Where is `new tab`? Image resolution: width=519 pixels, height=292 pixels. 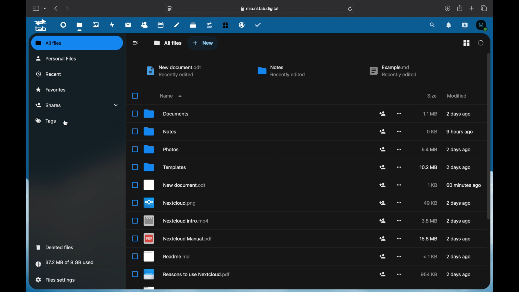
new tab is located at coordinates (472, 8).